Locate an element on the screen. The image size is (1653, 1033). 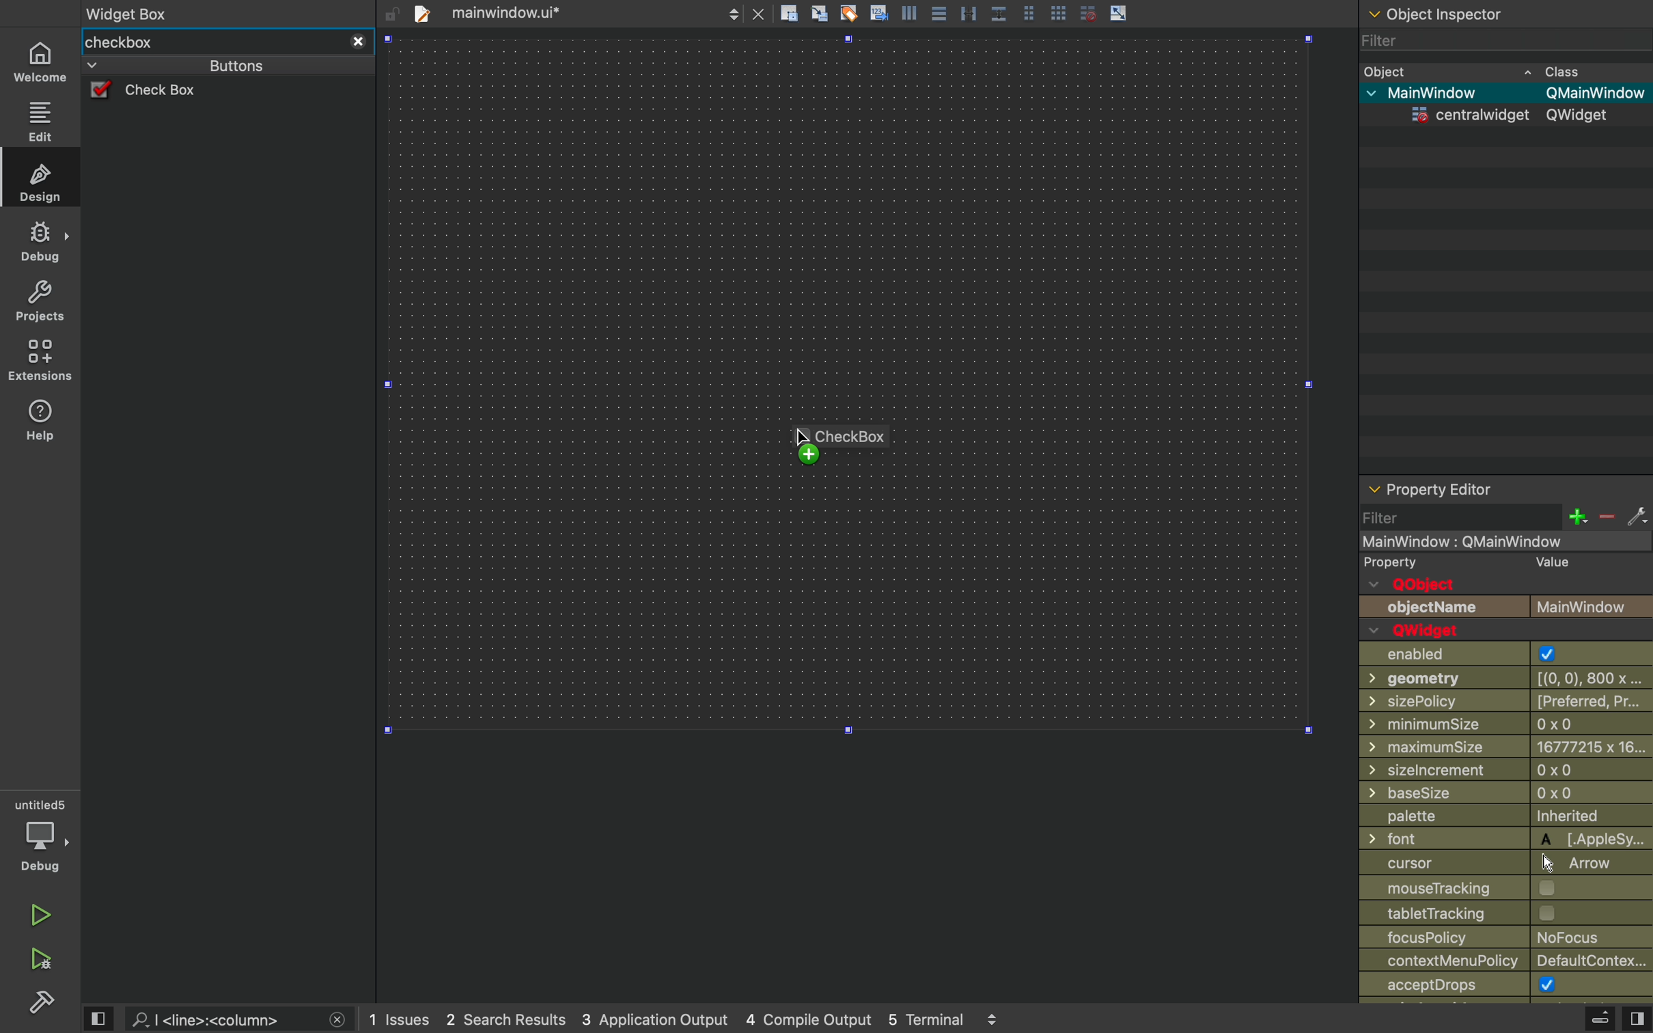
palette is located at coordinates (1504, 818).